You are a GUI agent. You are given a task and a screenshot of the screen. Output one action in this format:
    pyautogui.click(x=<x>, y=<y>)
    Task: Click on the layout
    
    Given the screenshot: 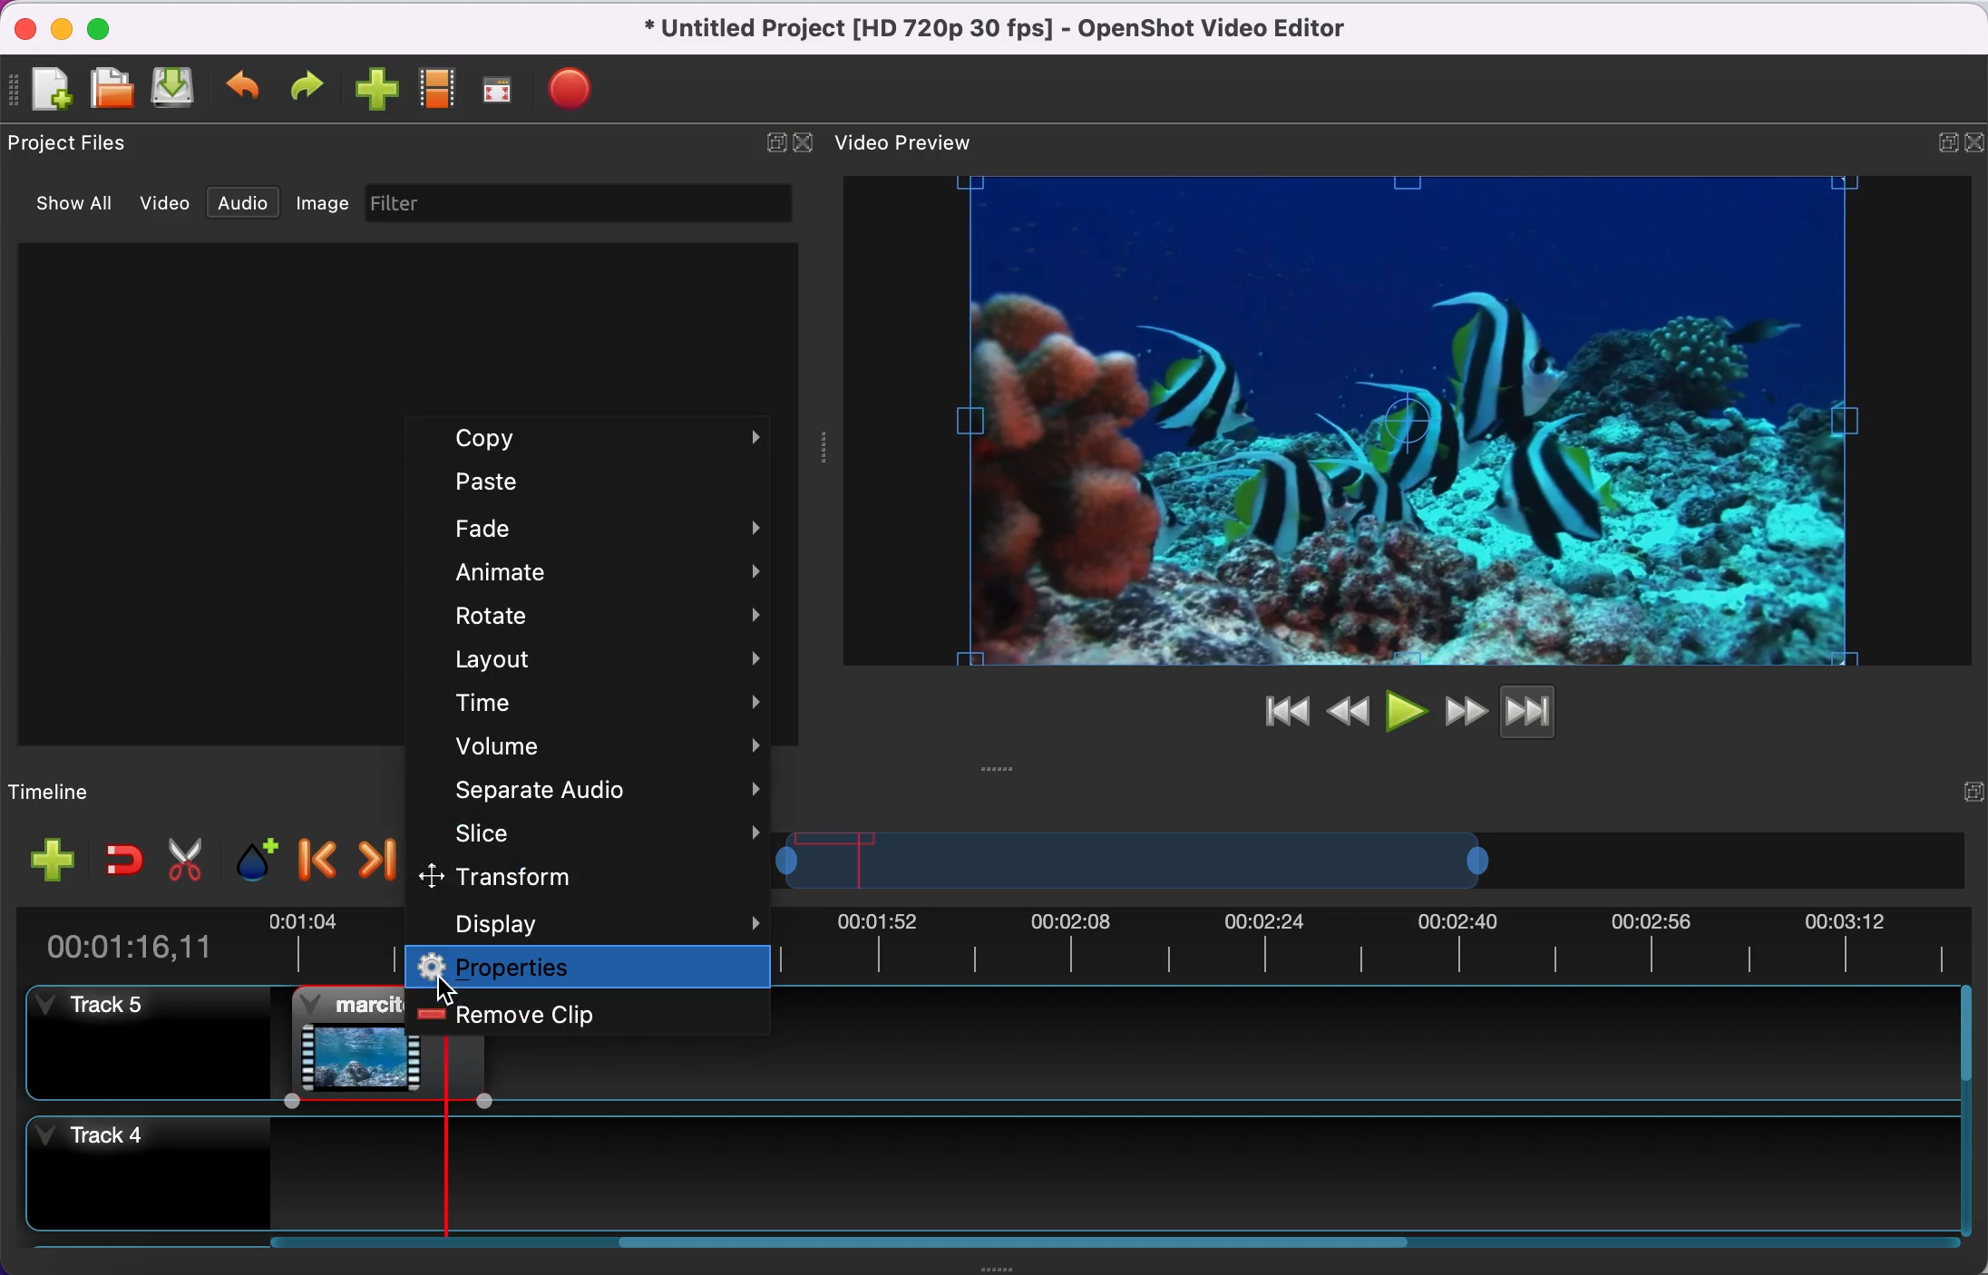 What is the action you would take?
    pyautogui.click(x=604, y=657)
    